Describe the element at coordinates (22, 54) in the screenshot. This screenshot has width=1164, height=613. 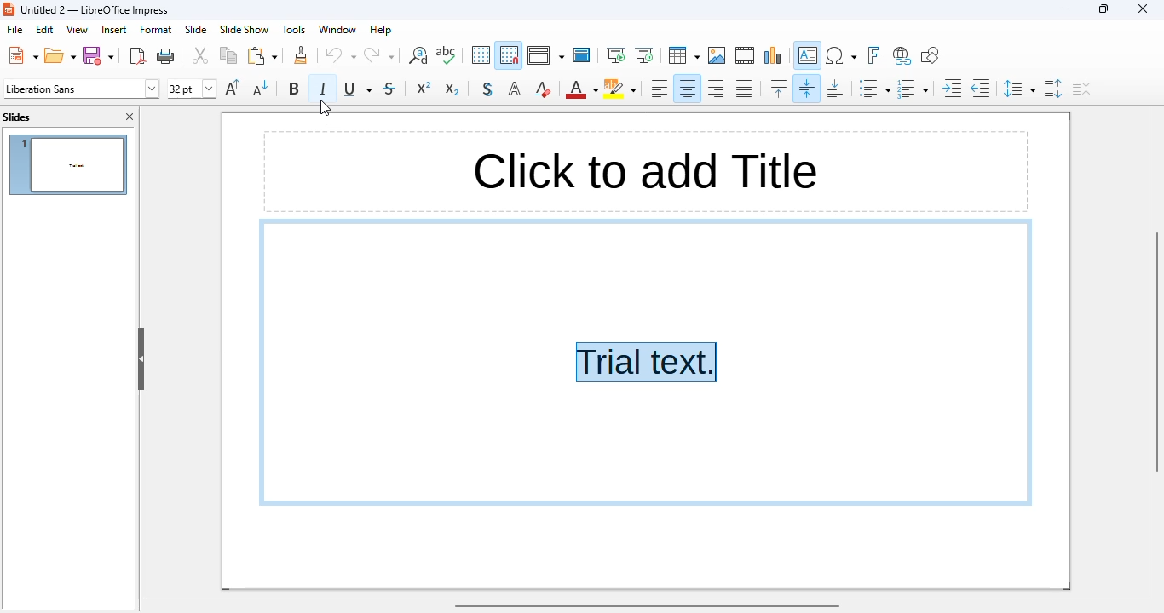
I see `new` at that location.